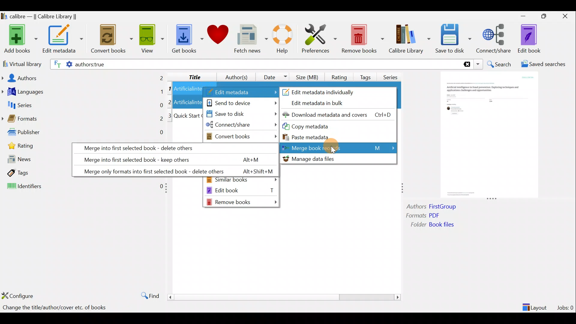  I want to click on Add books, so click(20, 39).